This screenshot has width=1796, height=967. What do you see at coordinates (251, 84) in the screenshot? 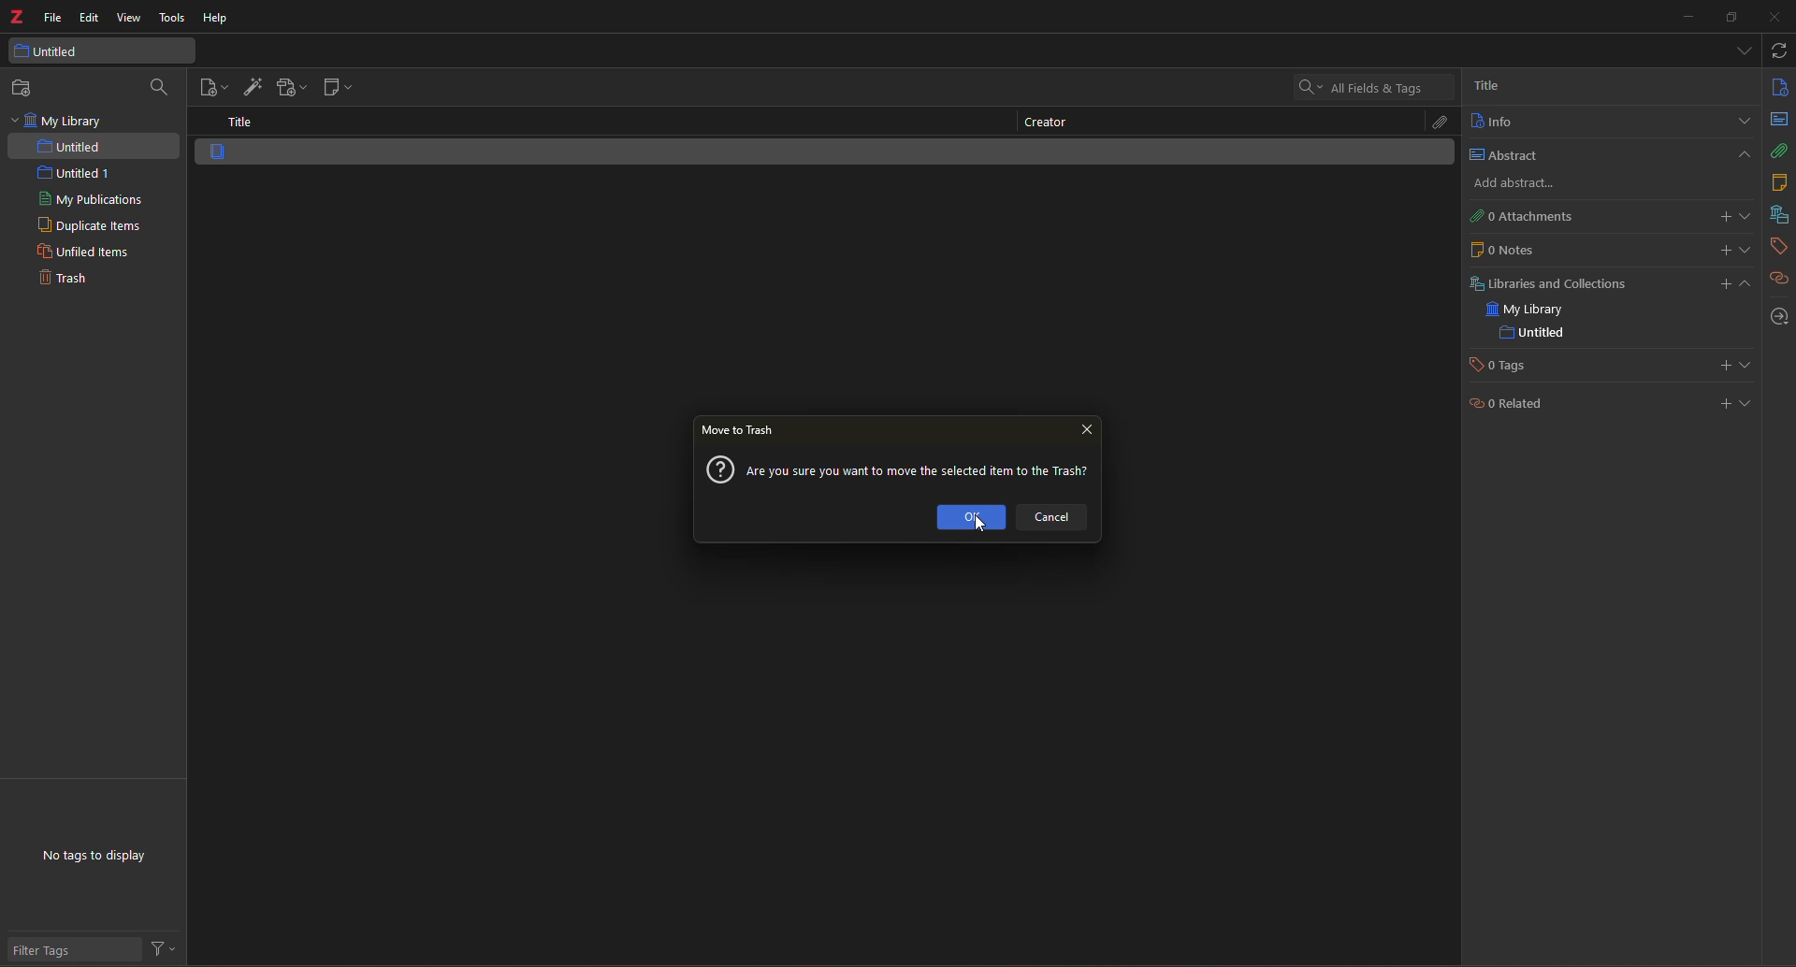
I see `add item` at bounding box center [251, 84].